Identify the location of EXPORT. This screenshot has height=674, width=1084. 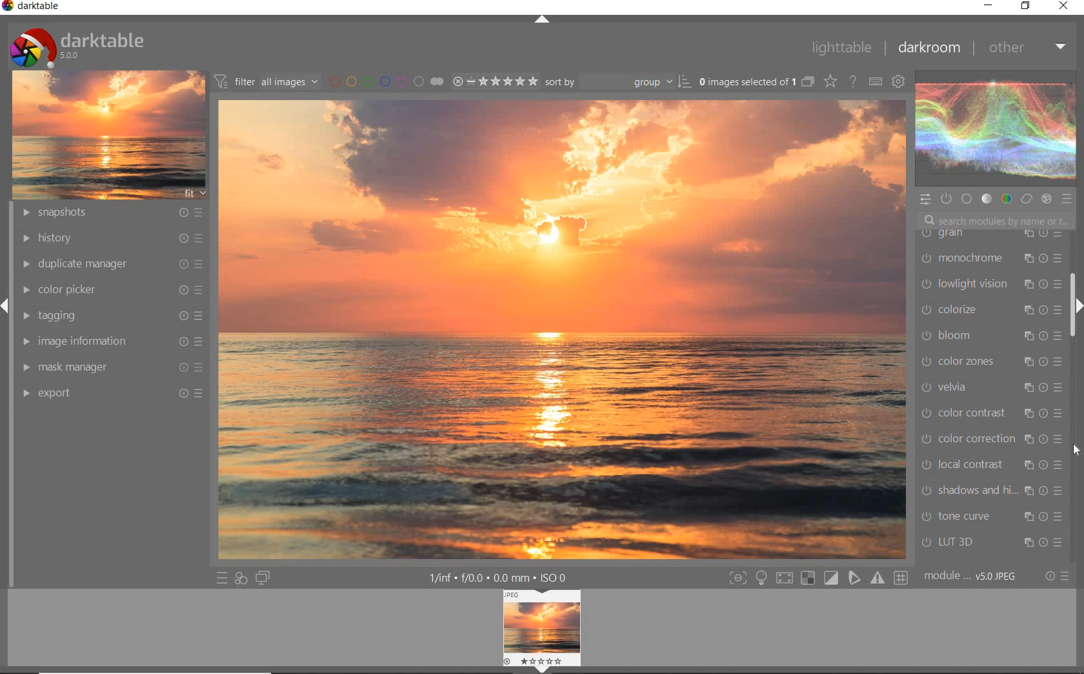
(113, 392).